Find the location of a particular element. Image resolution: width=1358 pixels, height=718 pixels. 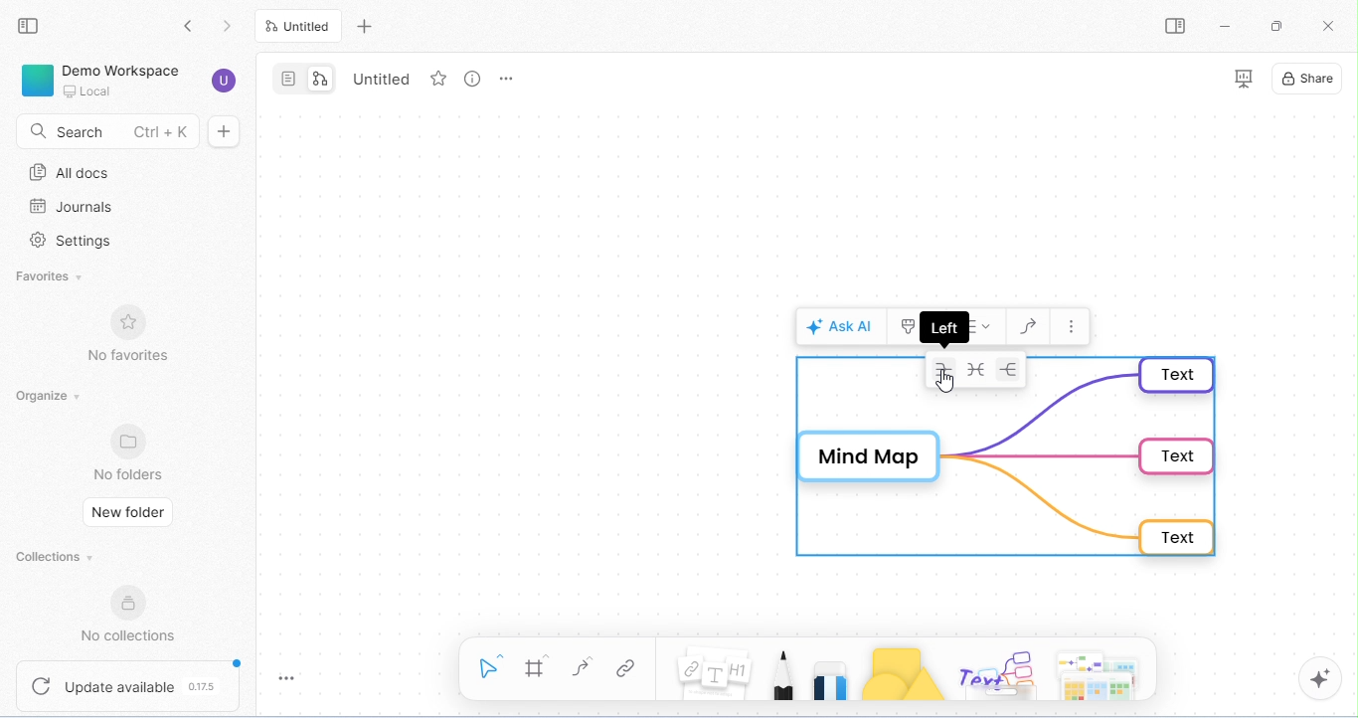

draw connectors is located at coordinates (1033, 325).